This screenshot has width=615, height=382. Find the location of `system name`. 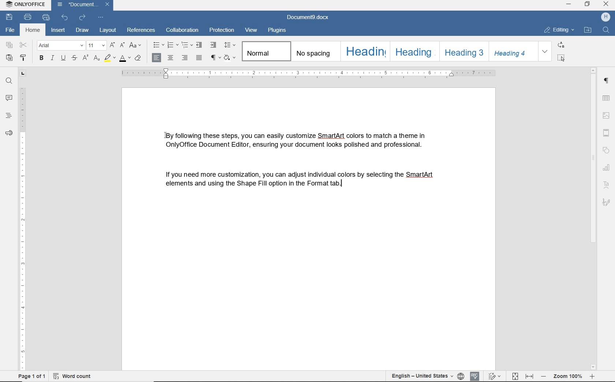

system name is located at coordinates (26, 5).